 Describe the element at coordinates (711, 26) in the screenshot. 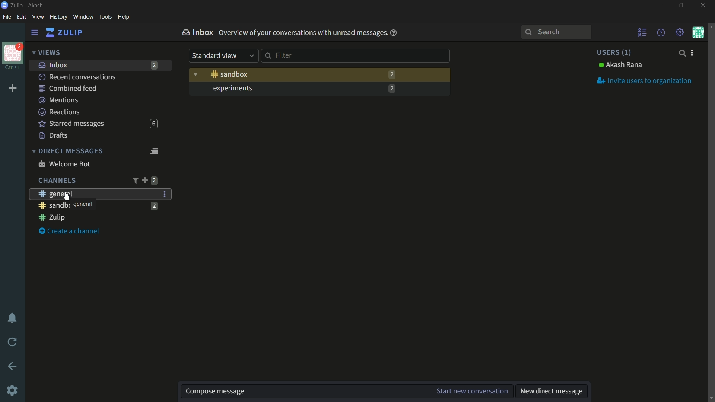

I see `scroll up` at that location.